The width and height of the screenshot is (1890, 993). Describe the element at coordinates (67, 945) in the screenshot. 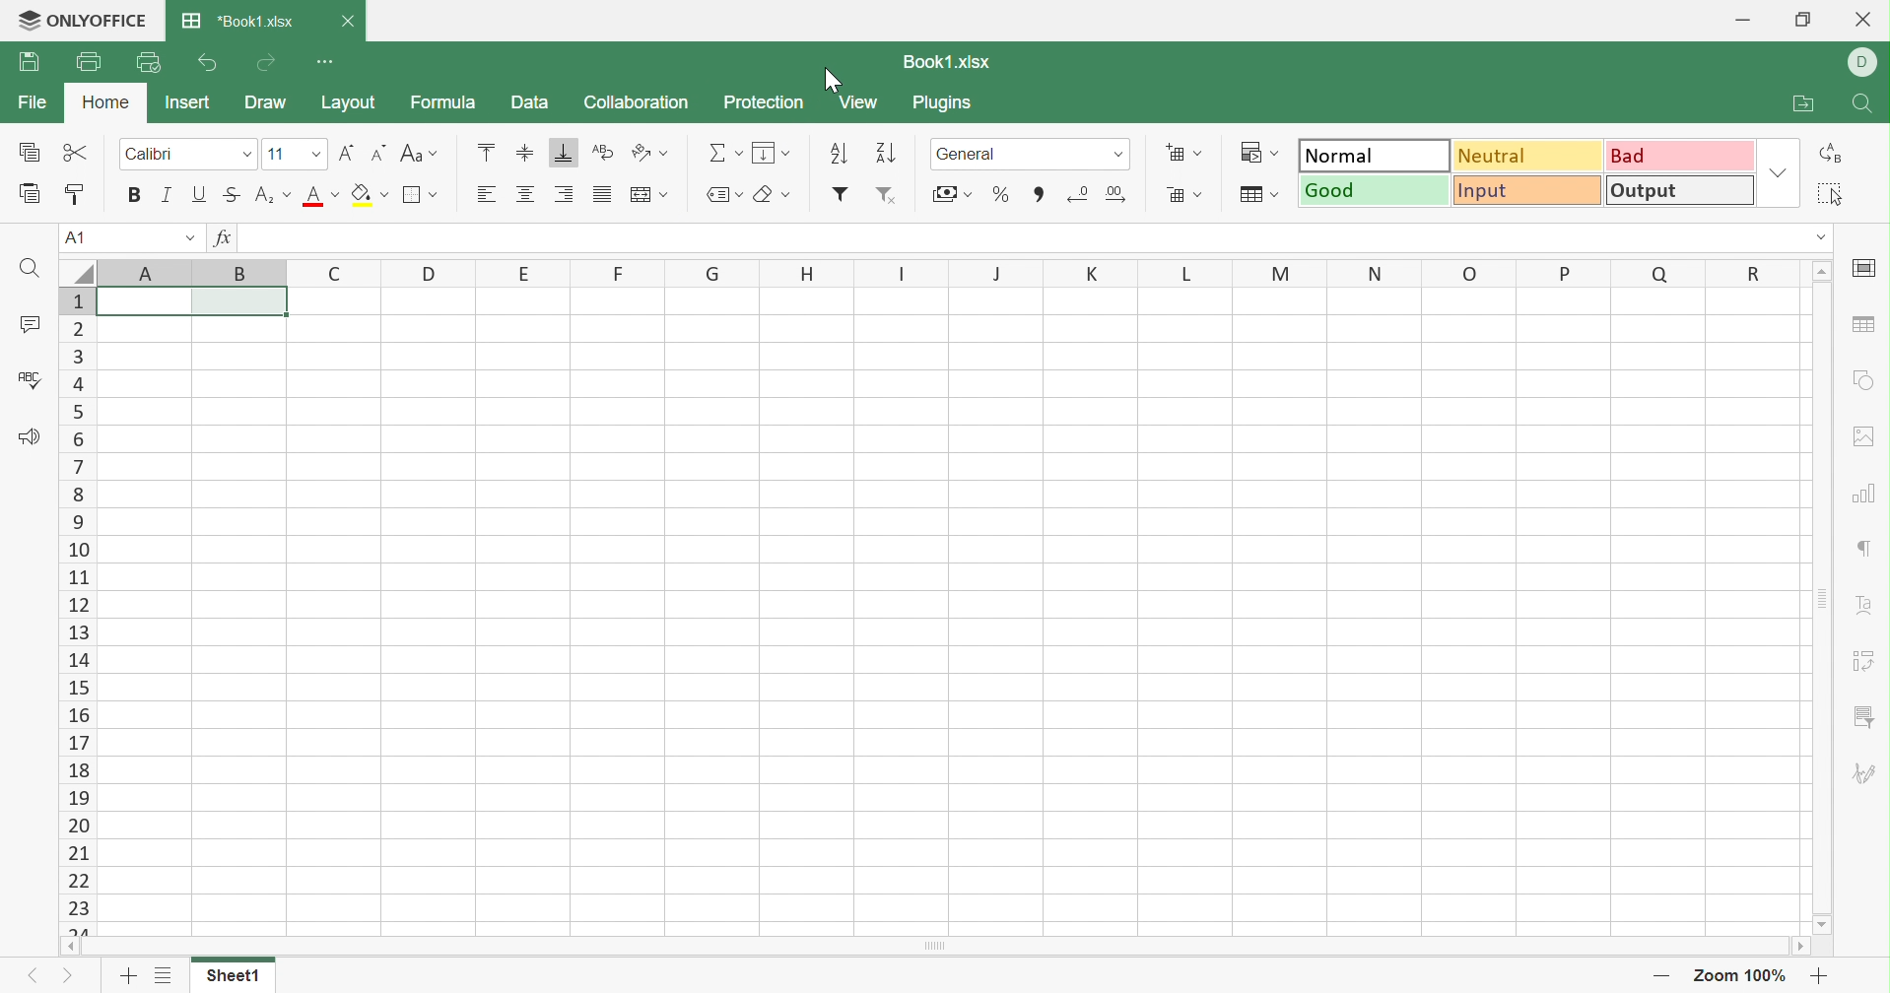

I see `Scroll Left` at that location.